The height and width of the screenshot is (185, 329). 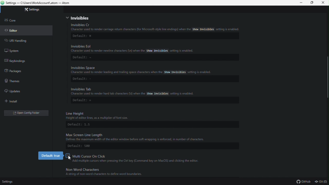 I want to click on System, so click(x=14, y=50).